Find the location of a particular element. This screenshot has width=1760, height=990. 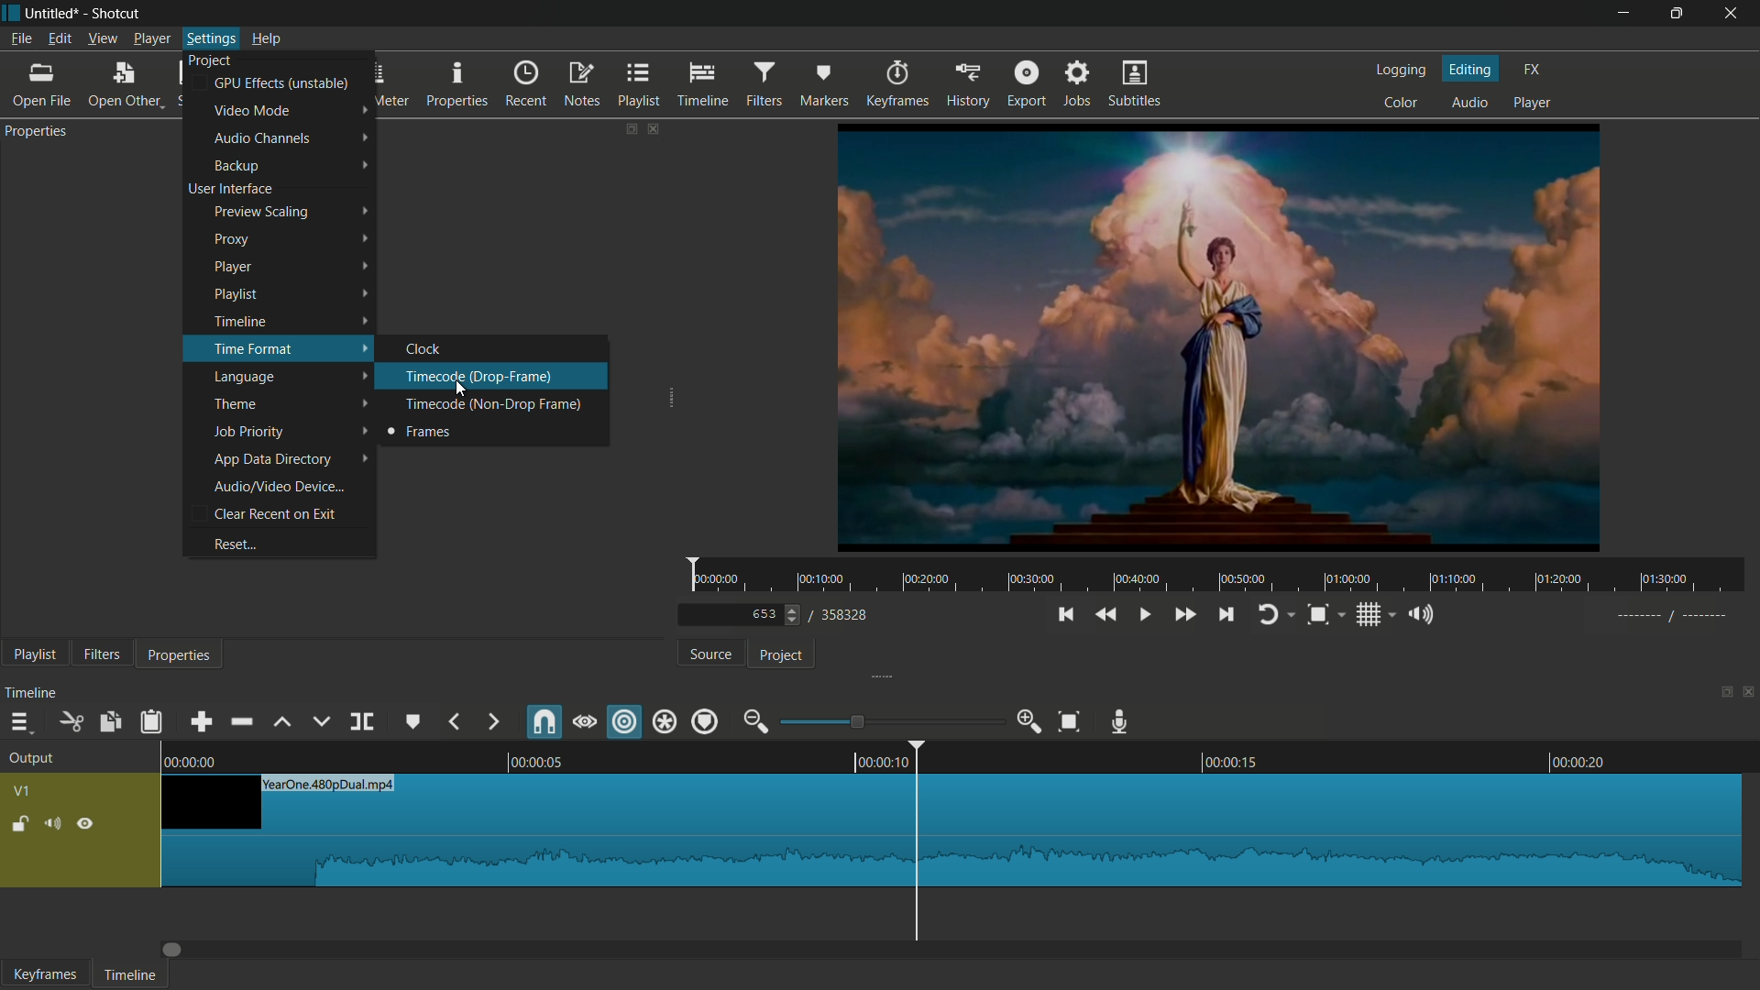

job priority is located at coordinates (247, 429).